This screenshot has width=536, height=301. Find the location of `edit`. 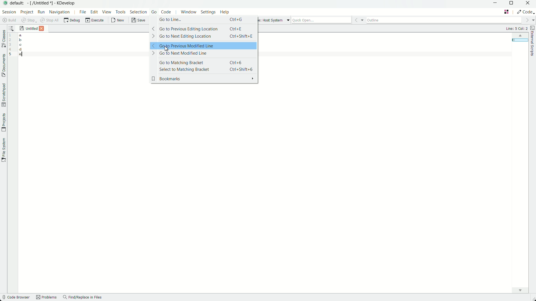

edit is located at coordinates (94, 12).